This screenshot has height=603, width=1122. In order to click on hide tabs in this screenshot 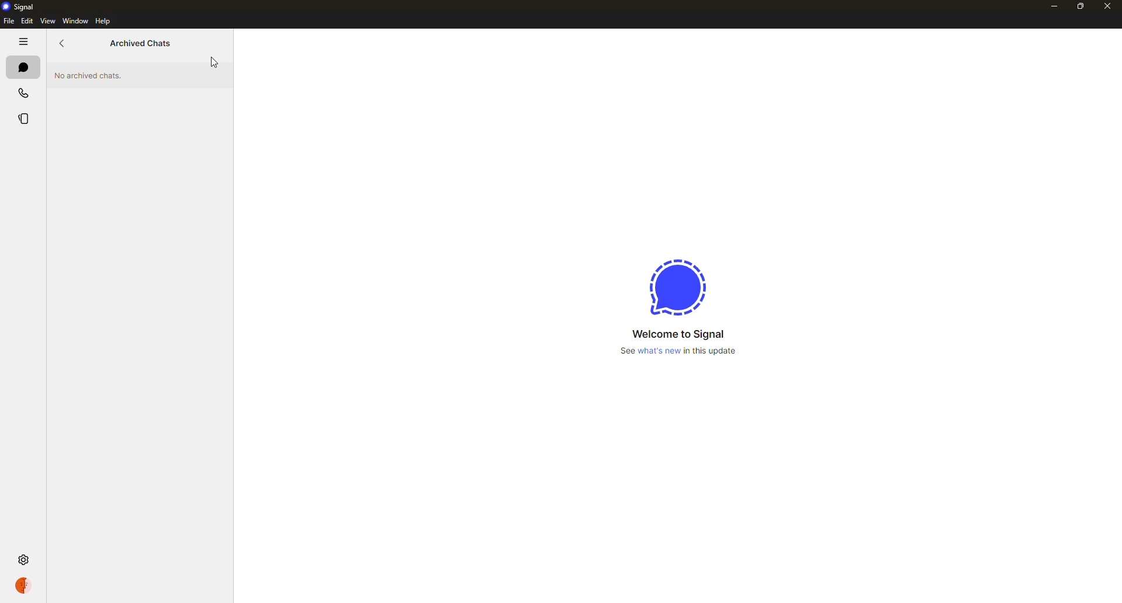, I will do `click(23, 42)`.